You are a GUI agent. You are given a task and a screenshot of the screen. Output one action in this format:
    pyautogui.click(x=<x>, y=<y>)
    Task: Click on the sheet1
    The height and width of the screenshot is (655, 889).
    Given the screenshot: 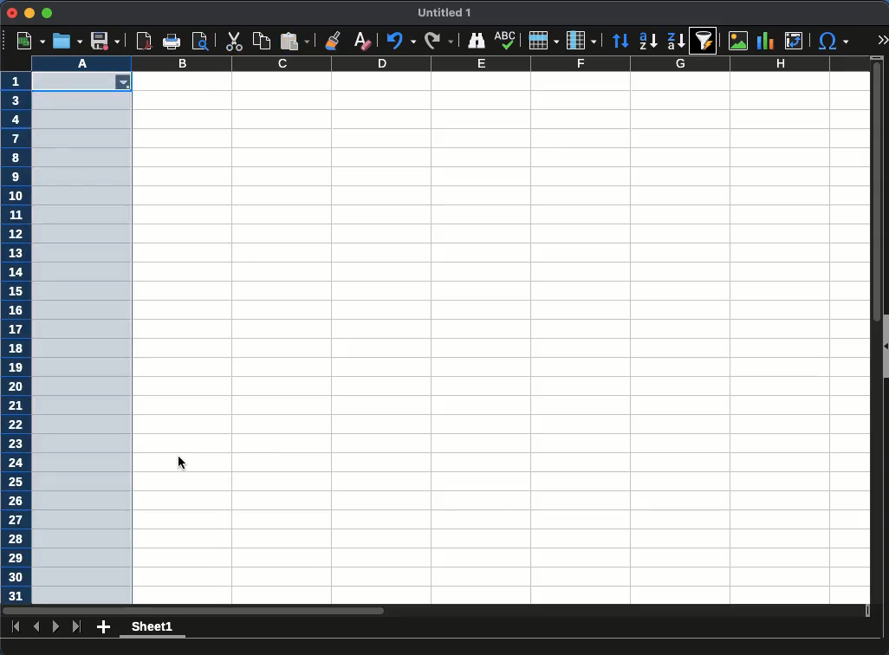 What is the action you would take?
    pyautogui.click(x=151, y=629)
    